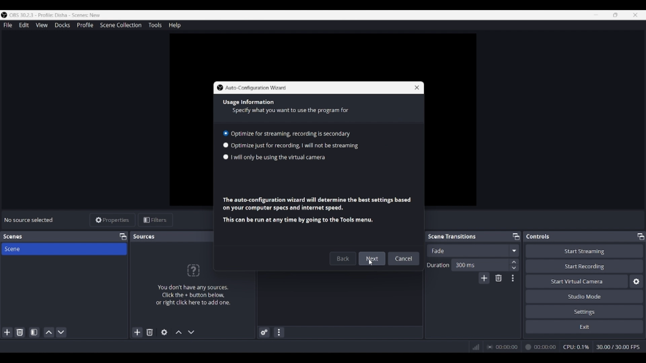 The image size is (646, 363). I want to click on Configure virtual camera, so click(636, 281).